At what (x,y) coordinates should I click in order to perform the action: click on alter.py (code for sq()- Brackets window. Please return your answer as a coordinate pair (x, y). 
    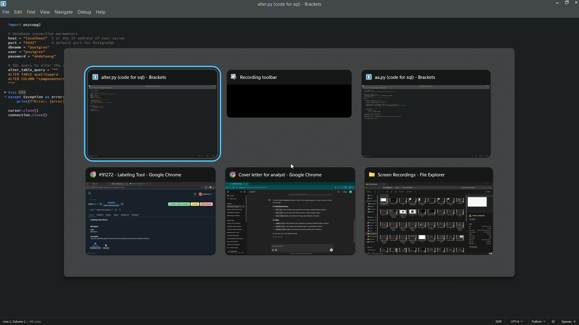
    Looking at the image, I should click on (153, 113).